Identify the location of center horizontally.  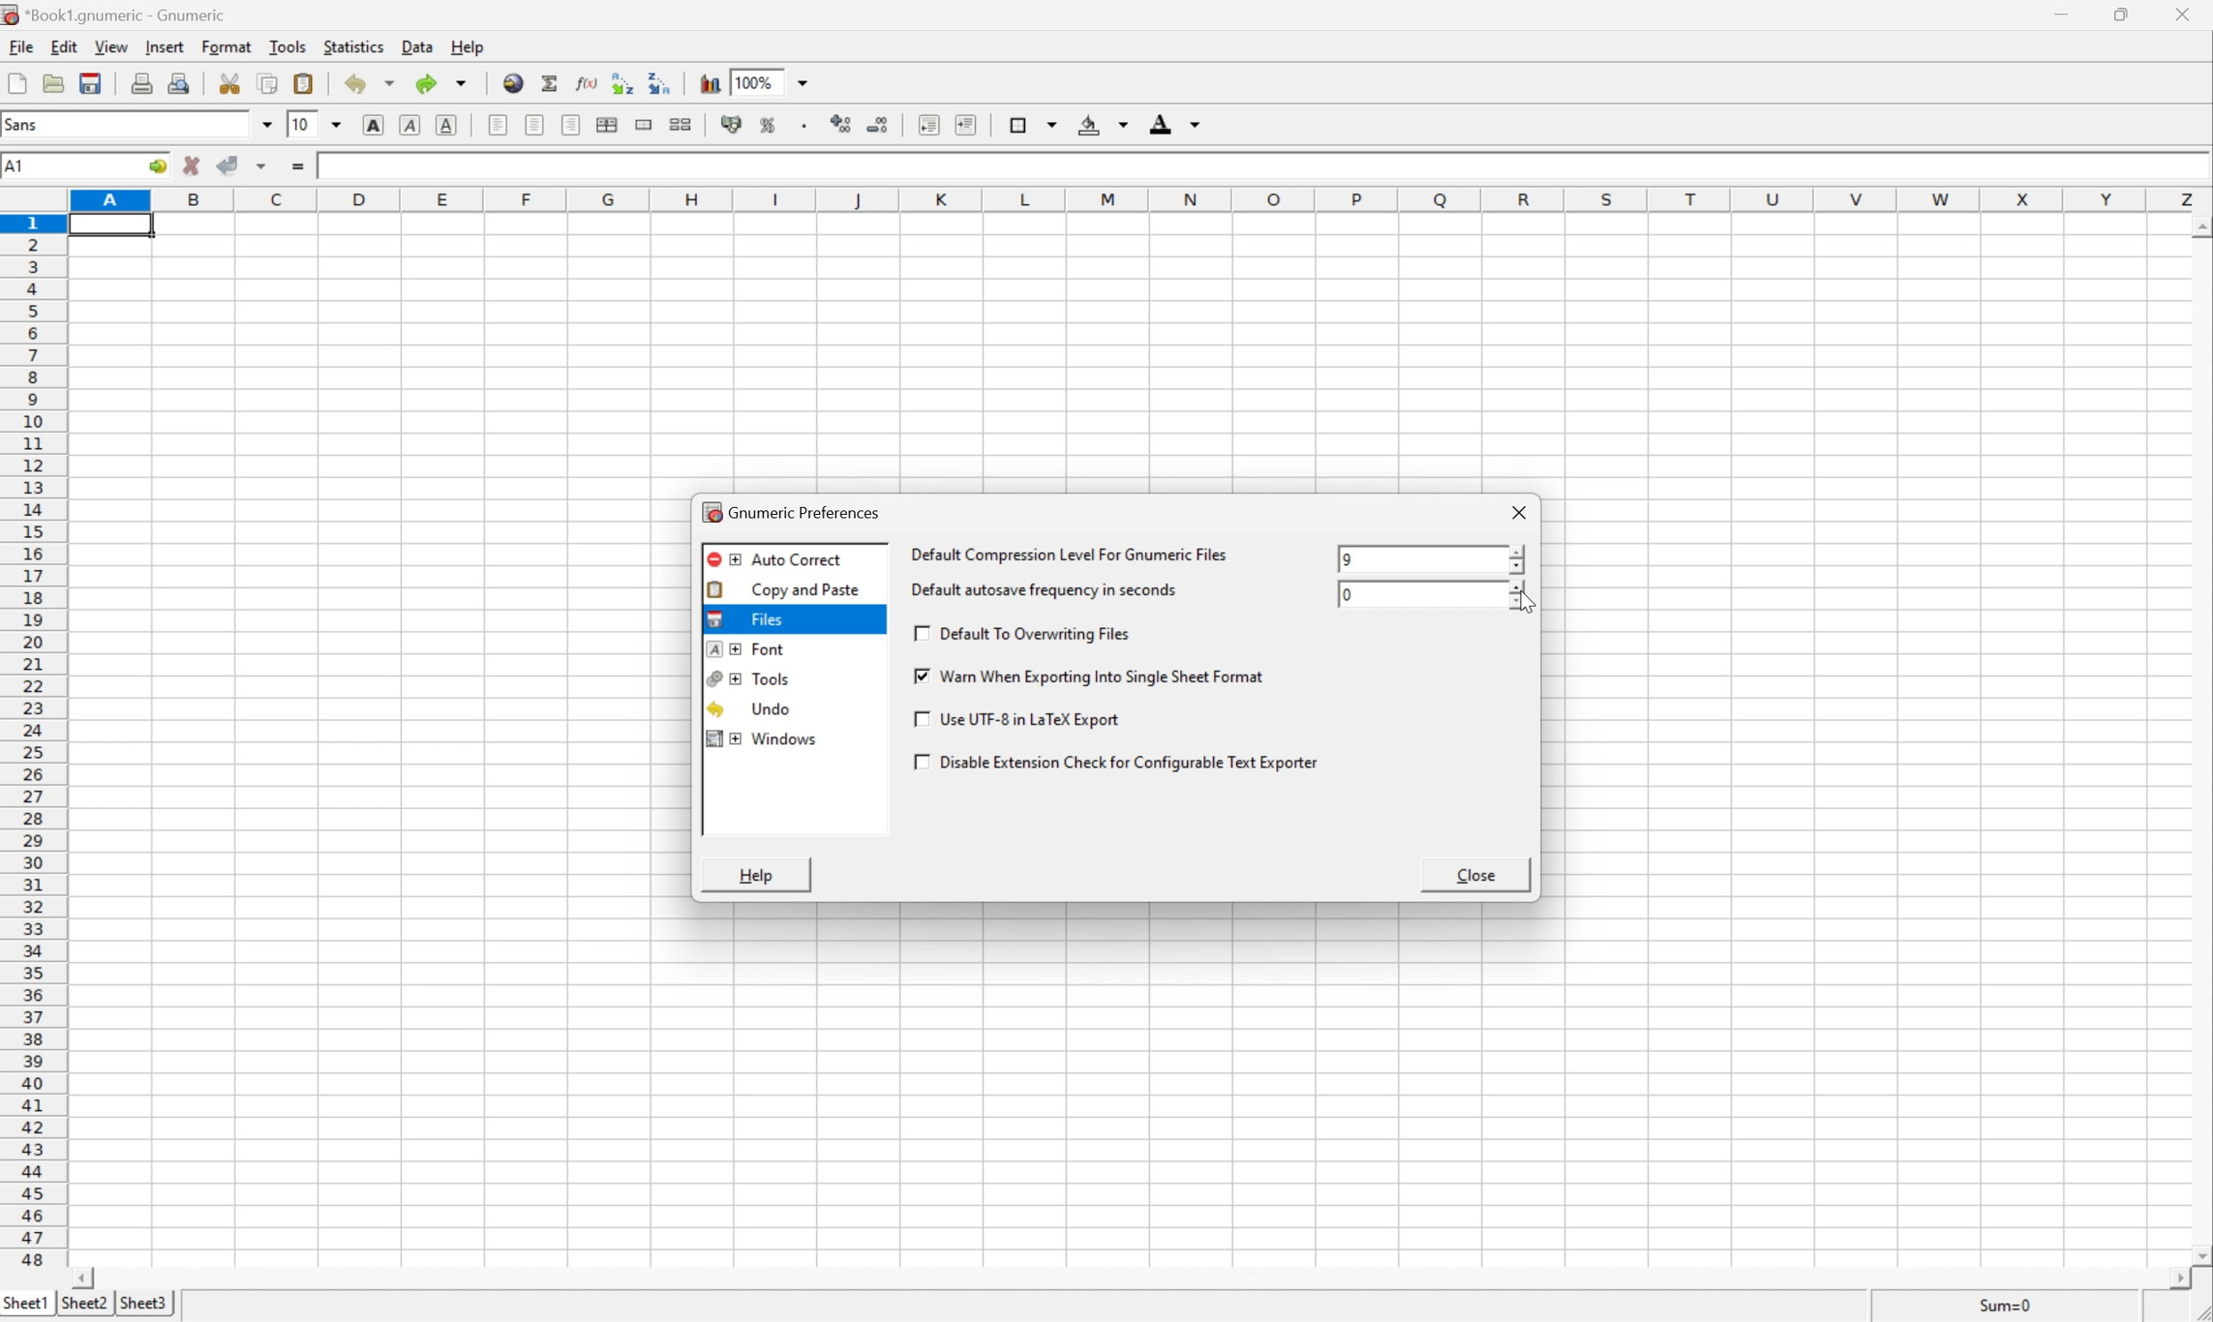
(537, 124).